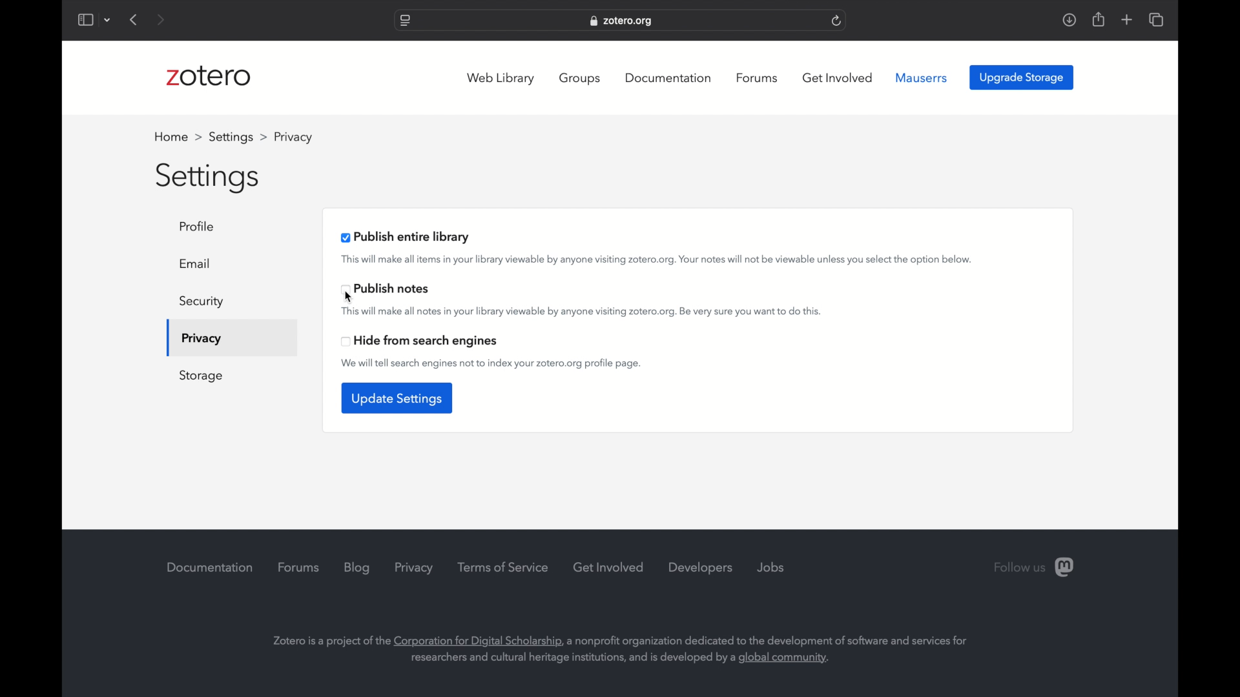 The height and width of the screenshot is (697, 1240). Describe the element at coordinates (299, 567) in the screenshot. I see `forums` at that location.